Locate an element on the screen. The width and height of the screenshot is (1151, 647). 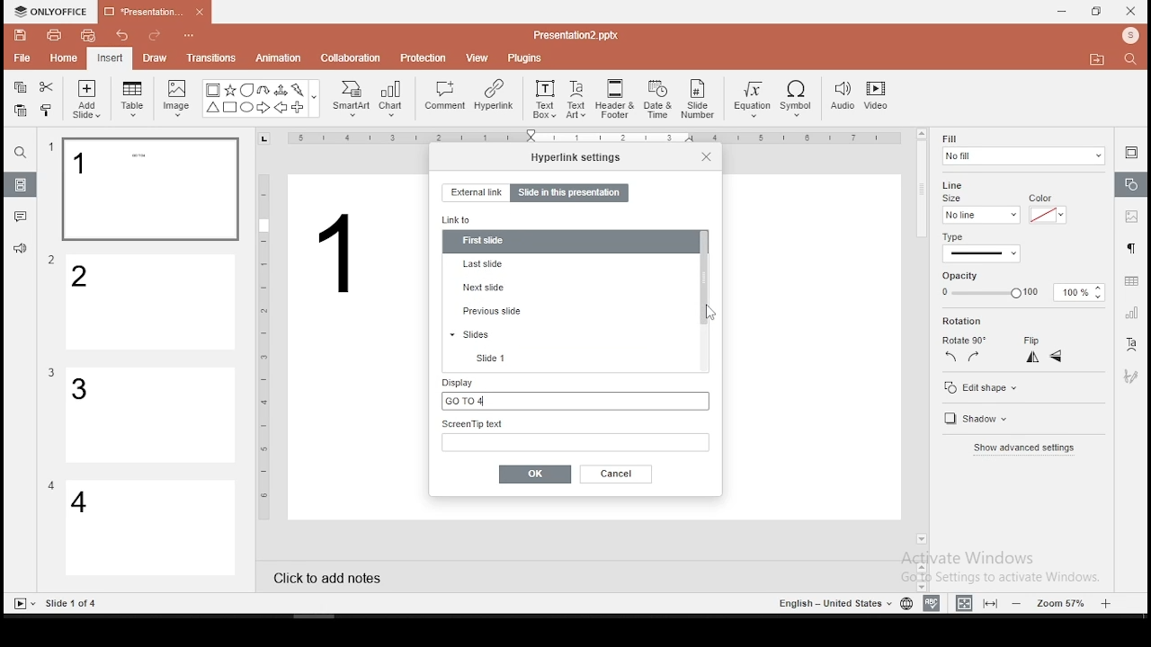
Bubble is located at coordinates (246, 90).